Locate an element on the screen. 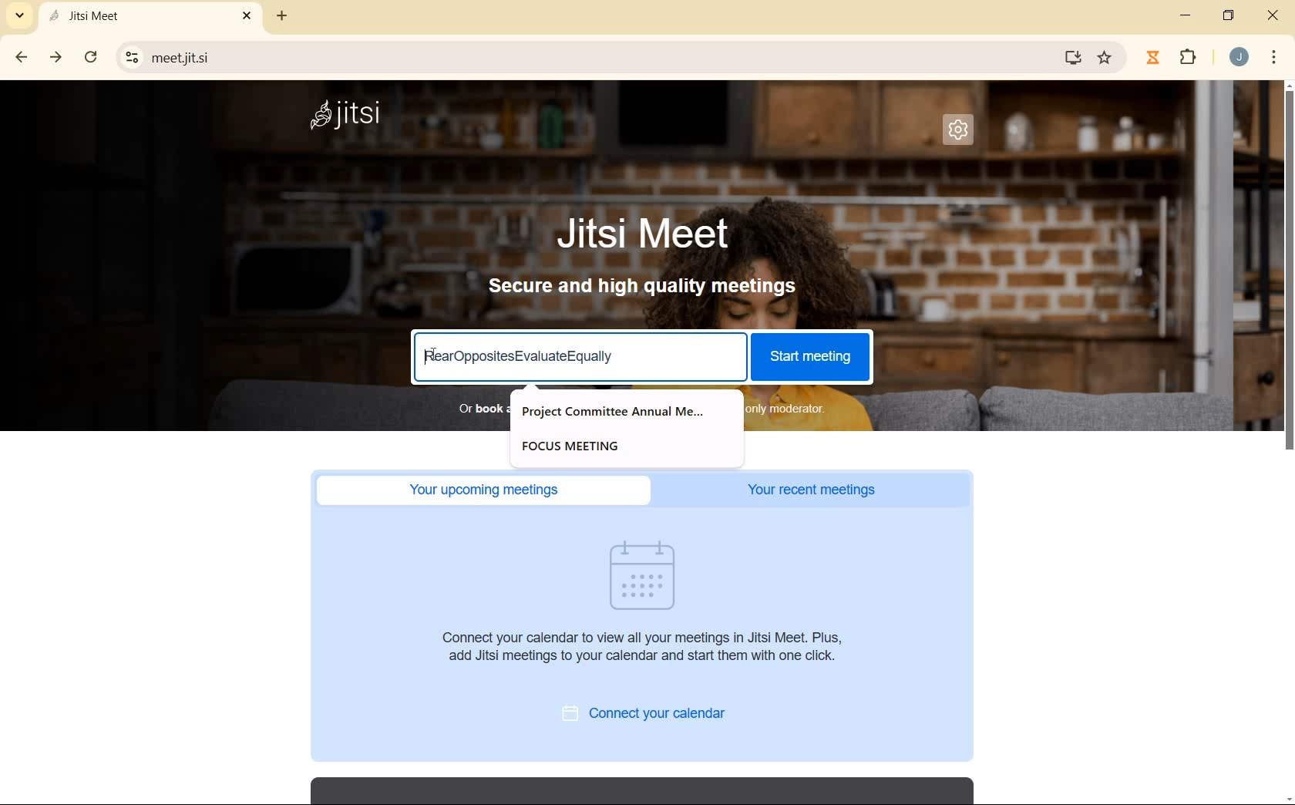 The image size is (1295, 805). MINIMIZE is located at coordinates (1183, 15).